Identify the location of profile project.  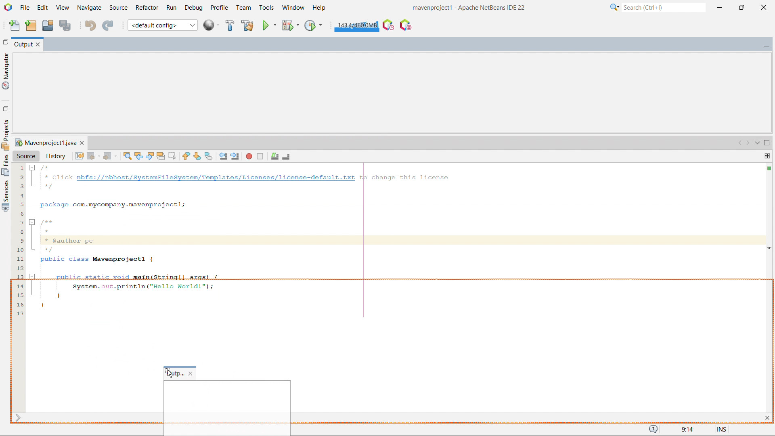
(314, 25).